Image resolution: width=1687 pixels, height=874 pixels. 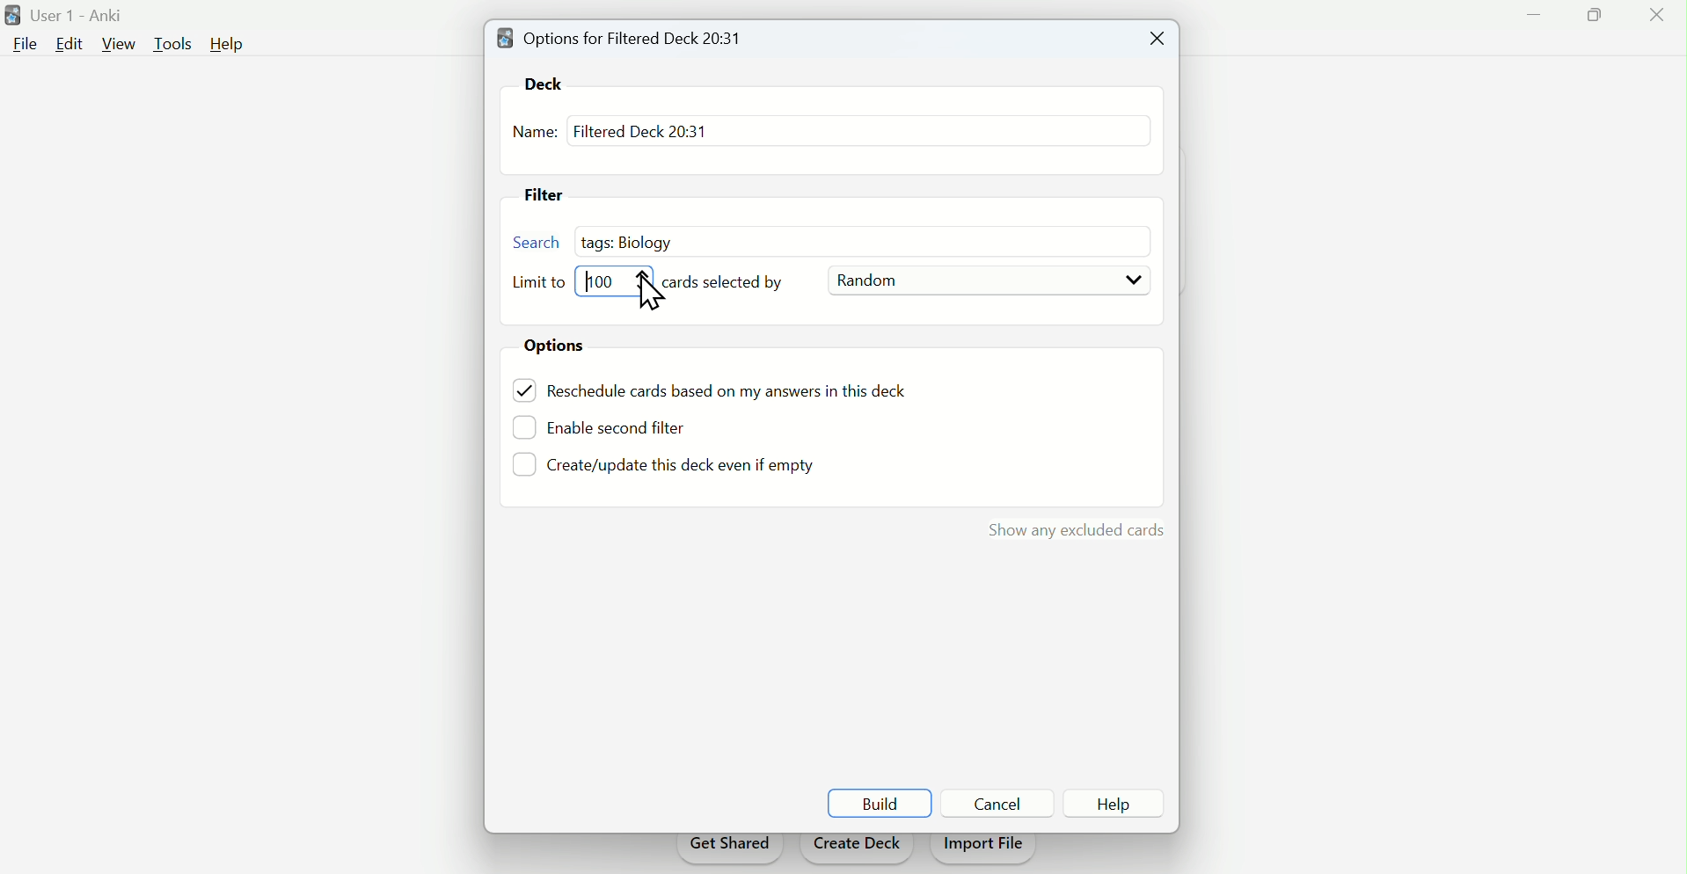 I want to click on  build Build, so click(x=880, y=804).